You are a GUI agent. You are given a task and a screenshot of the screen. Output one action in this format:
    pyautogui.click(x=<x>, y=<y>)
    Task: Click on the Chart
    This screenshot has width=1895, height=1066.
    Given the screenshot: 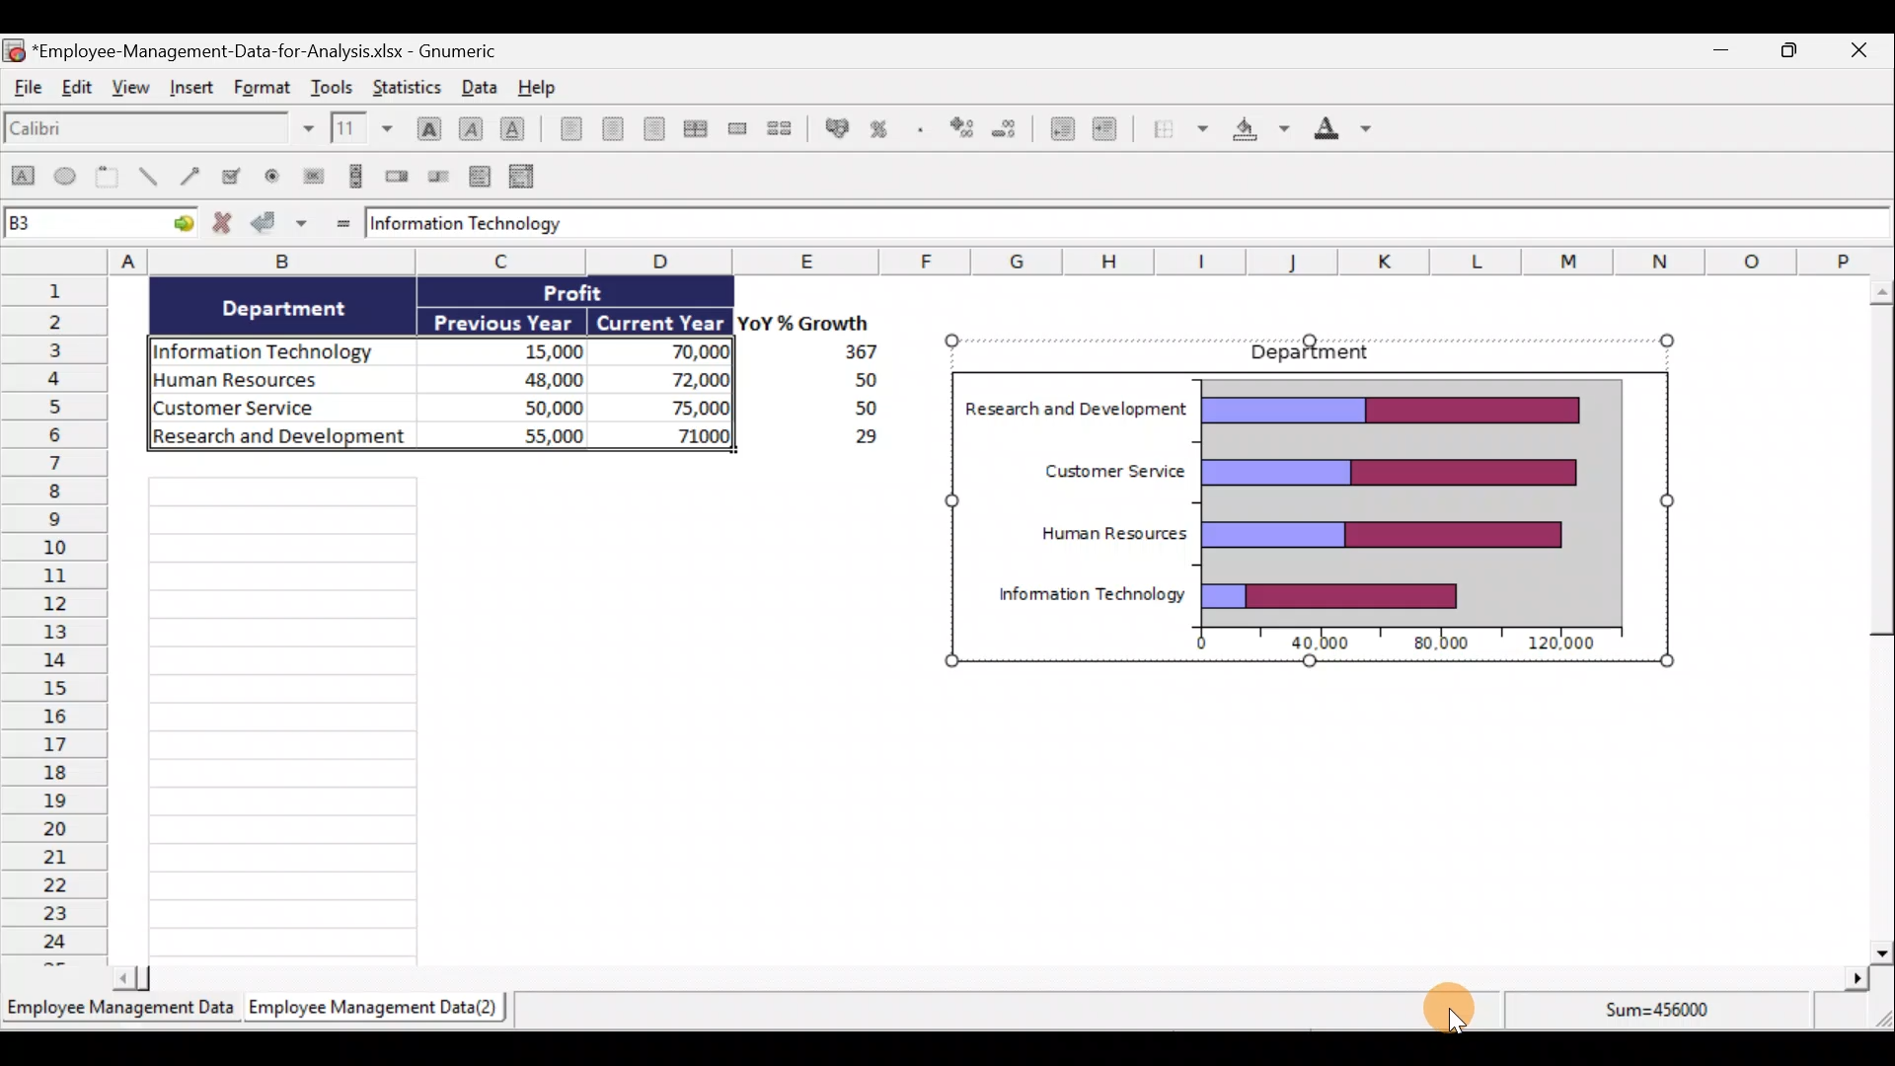 What is the action you would take?
    pyautogui.click(x=1305, y=518)
    